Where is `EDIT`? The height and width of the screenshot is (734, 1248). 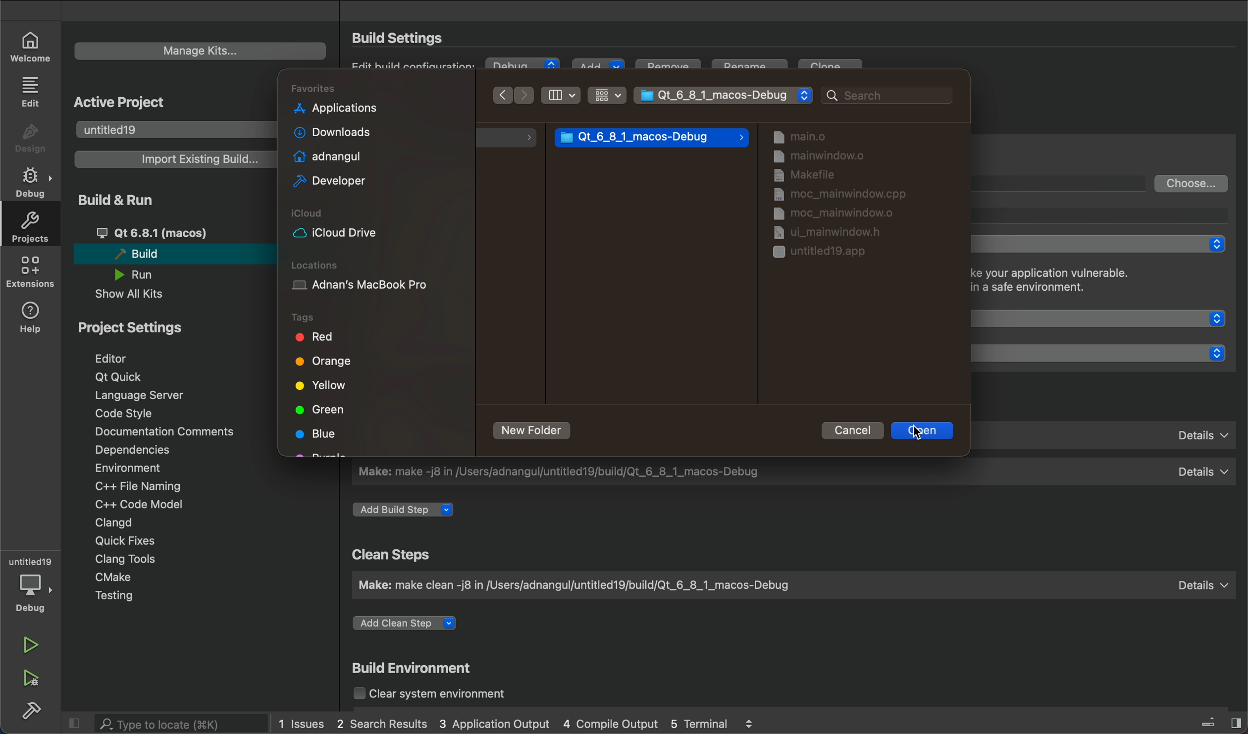
EDIT is located at coordinates (32, 91).